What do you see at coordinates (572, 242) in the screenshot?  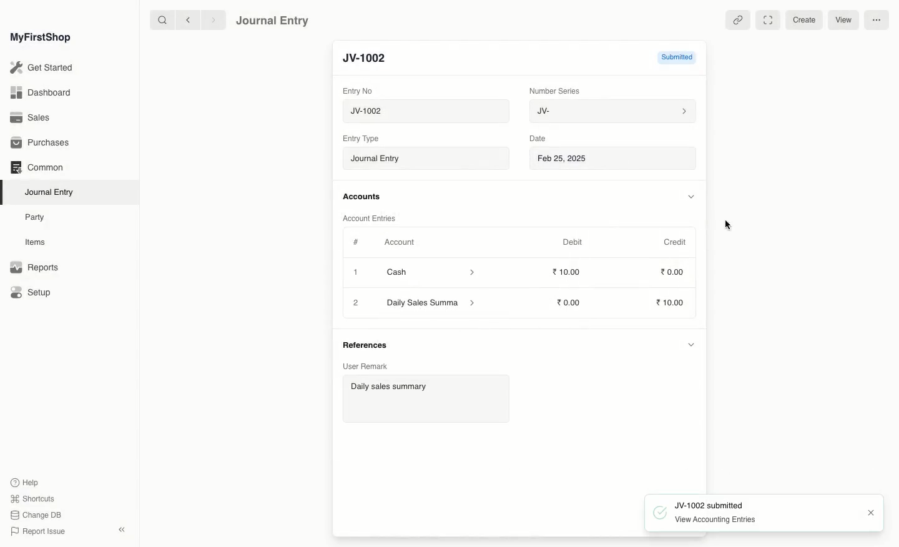 I see `Debit` at bounding box center [572, 242].